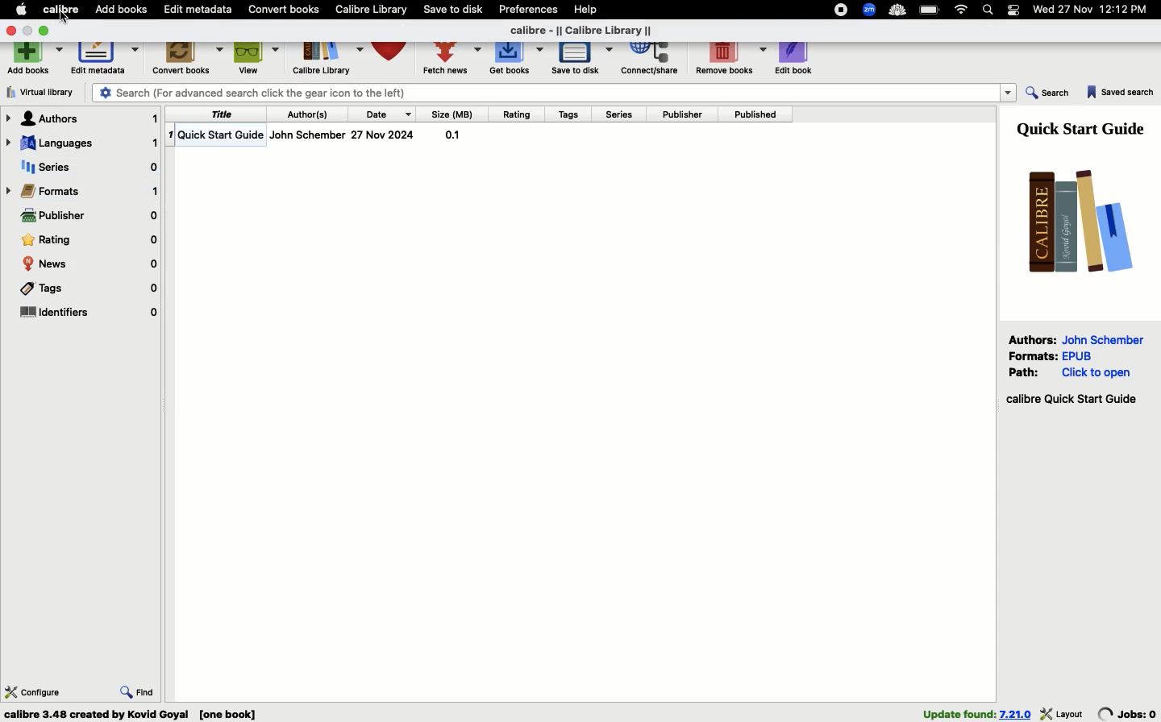 Image resolution: width=1161 pixels, height=722 pixels. Describe the element at coordinates (199, 10) in the screenshot. I see `Edit metadata` at that location.